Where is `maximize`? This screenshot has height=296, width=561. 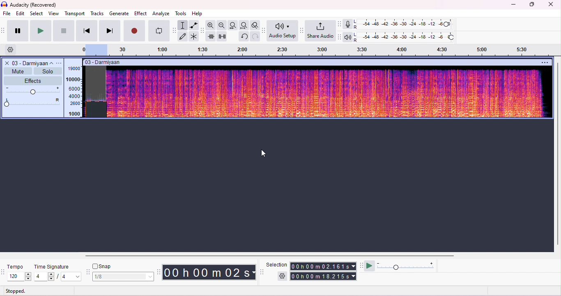
maximize is located at coordinates (531, 5).